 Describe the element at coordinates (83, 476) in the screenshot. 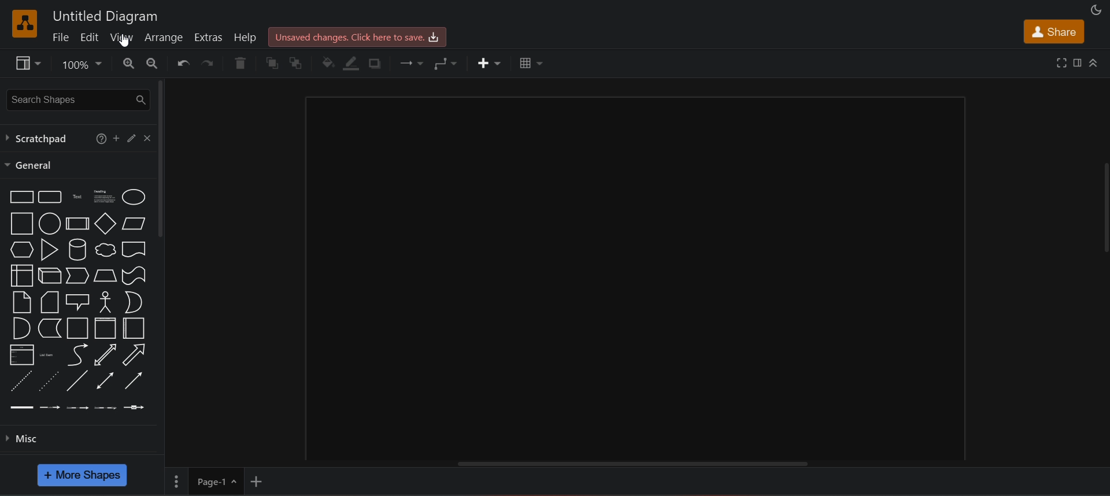

I see `more shapes` at that location.